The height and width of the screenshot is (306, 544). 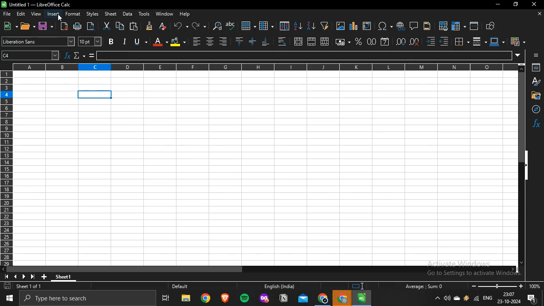 What do you see at coordinates (534, 109) in the screenshot?
I see `navigator` at bounding box center [534, 109].